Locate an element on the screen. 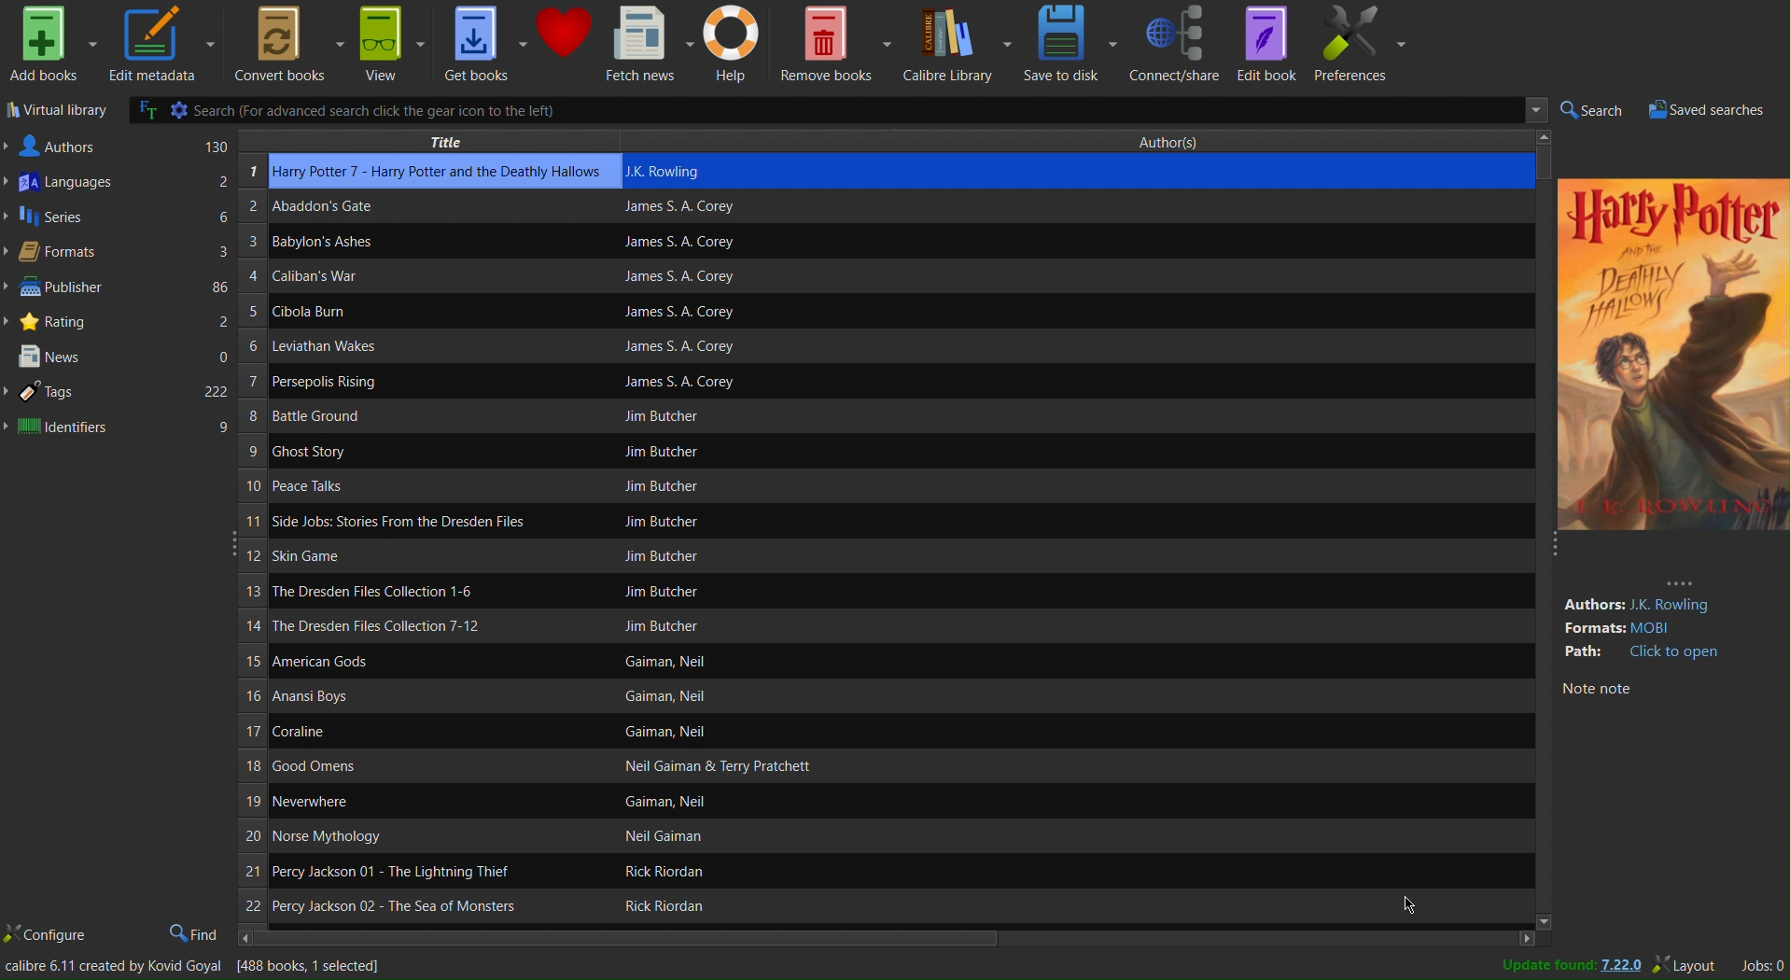 This screenshot has height=980, width=1790. authors is located at coordinates (117, 145).